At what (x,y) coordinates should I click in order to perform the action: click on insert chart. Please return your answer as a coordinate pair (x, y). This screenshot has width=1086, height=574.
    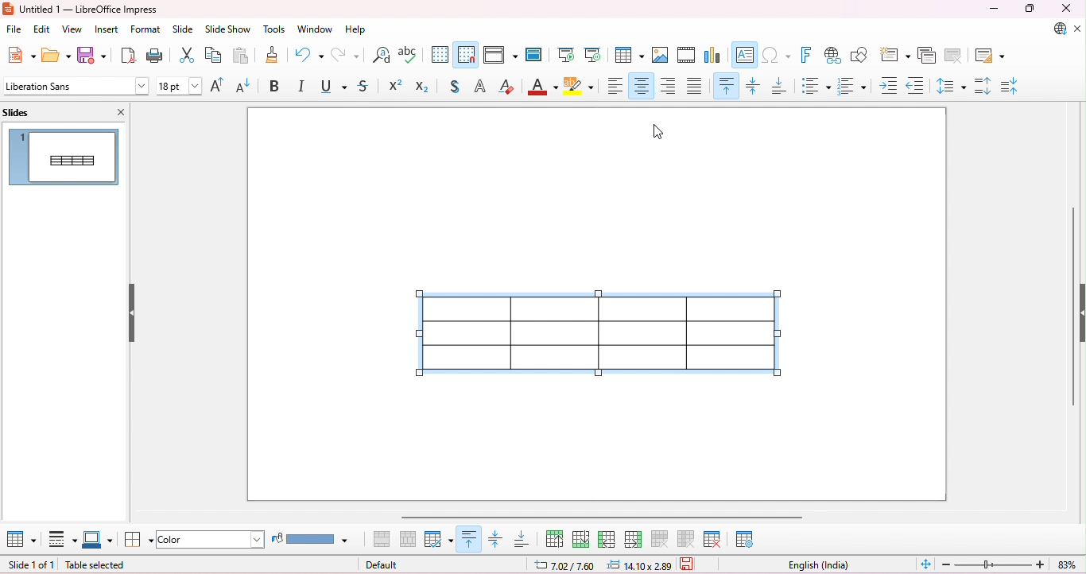
    Looking at the image, I should click on (712, 56).